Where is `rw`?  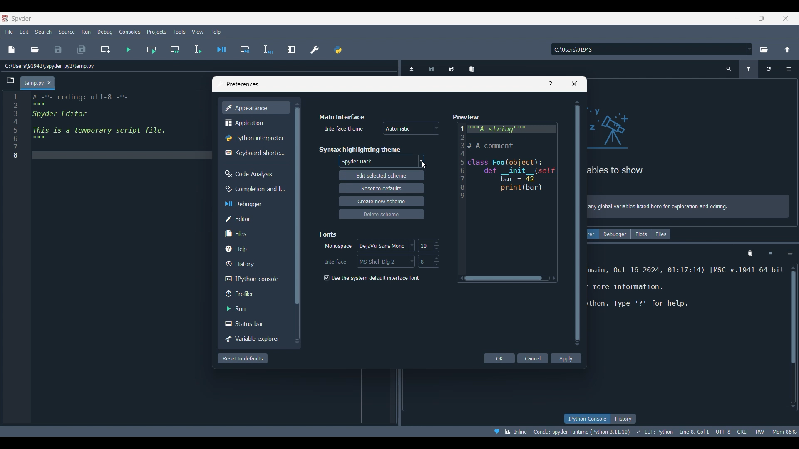 rw is located at coordinates (761, 431).